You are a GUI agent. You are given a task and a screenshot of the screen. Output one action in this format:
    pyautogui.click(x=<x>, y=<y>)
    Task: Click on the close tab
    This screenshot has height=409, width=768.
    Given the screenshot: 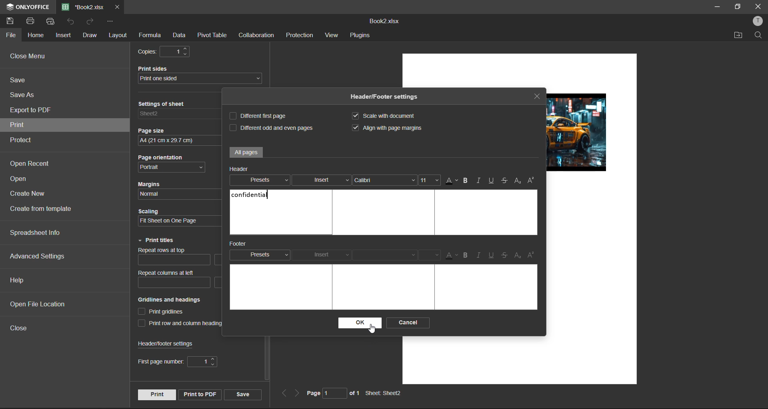 What is the action you would take?
    pyautogui.click(x=116, y=8)
    